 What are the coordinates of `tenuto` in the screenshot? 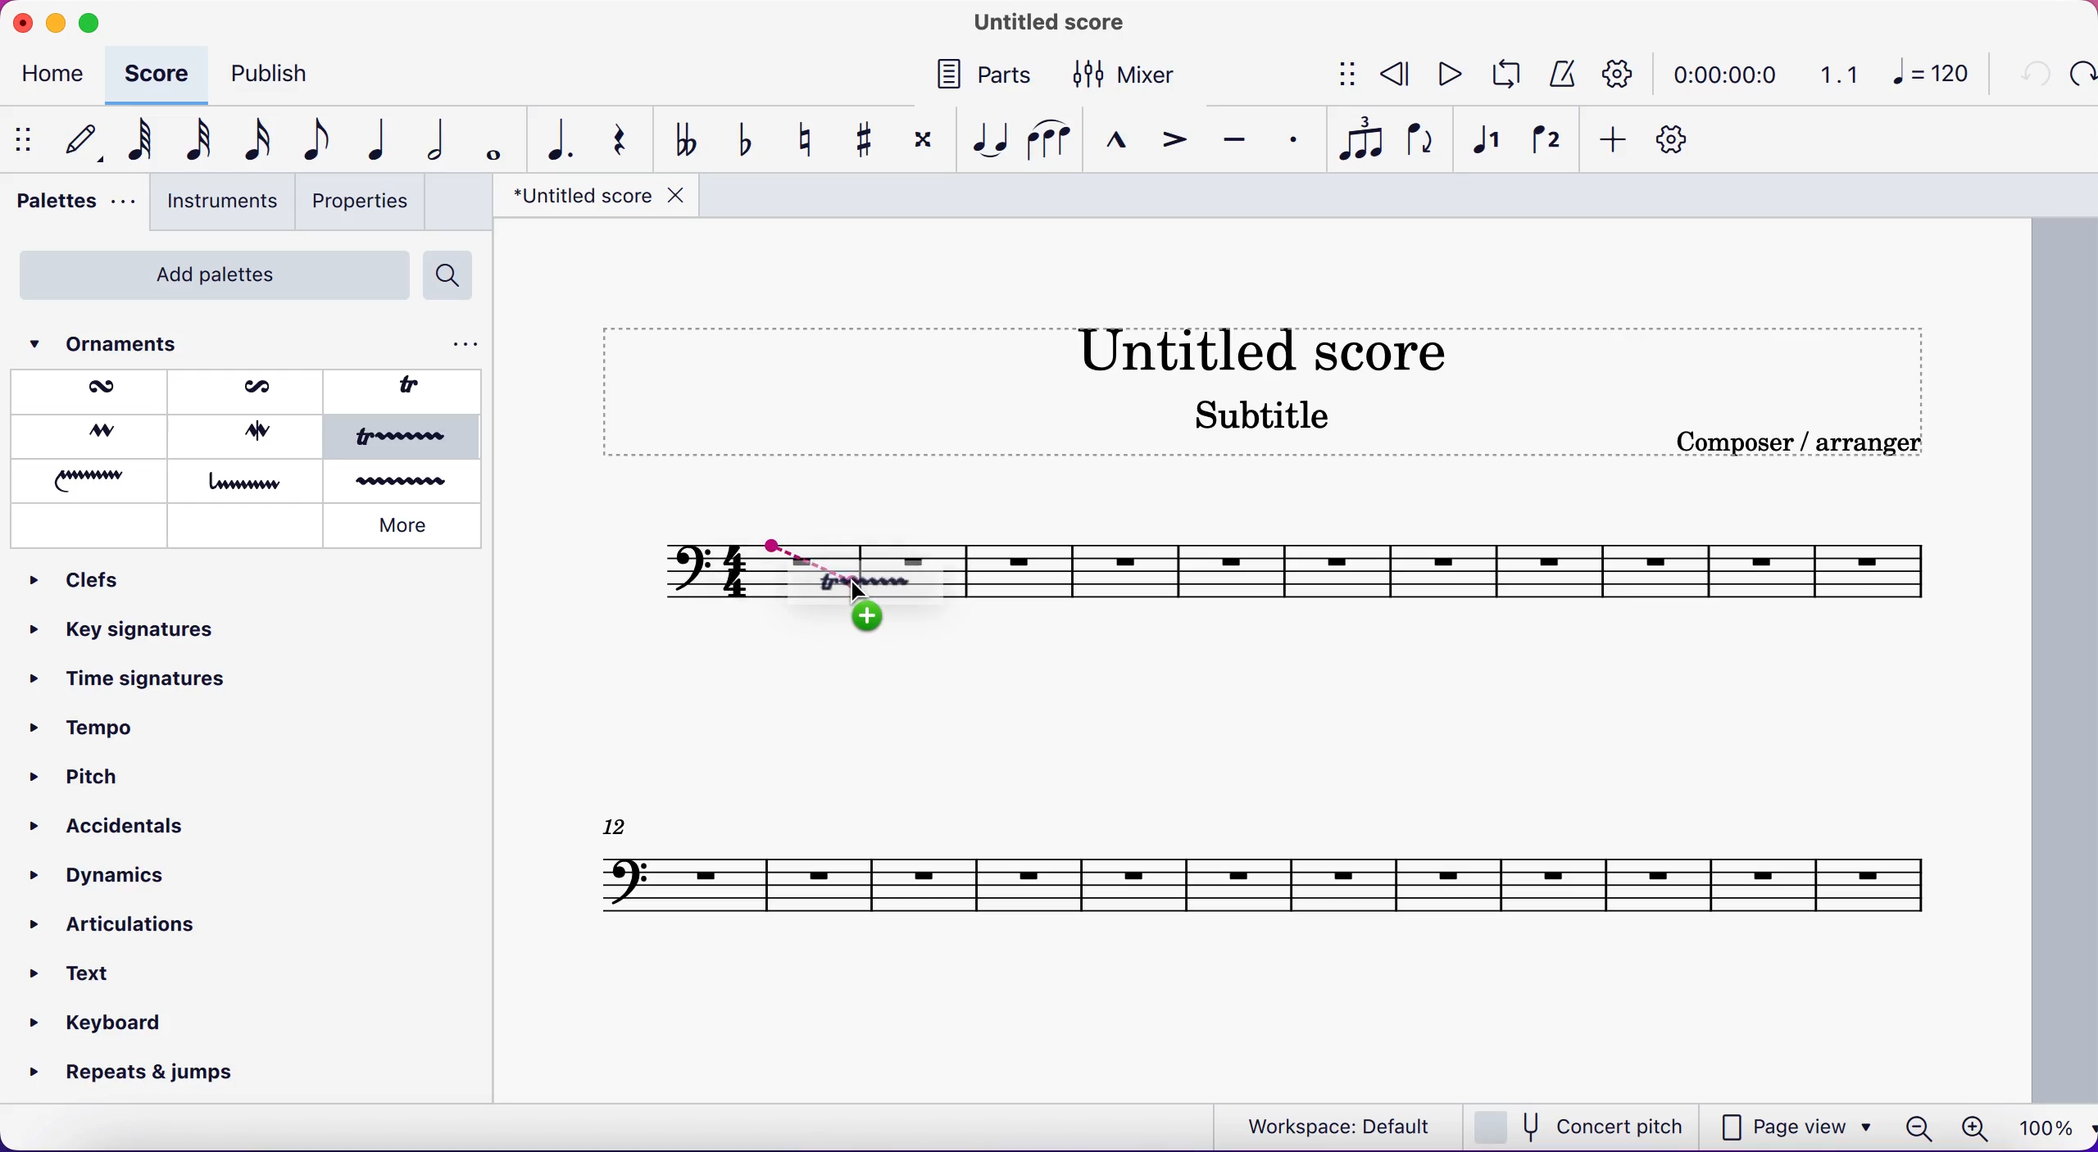 It's located at (1237, 138).